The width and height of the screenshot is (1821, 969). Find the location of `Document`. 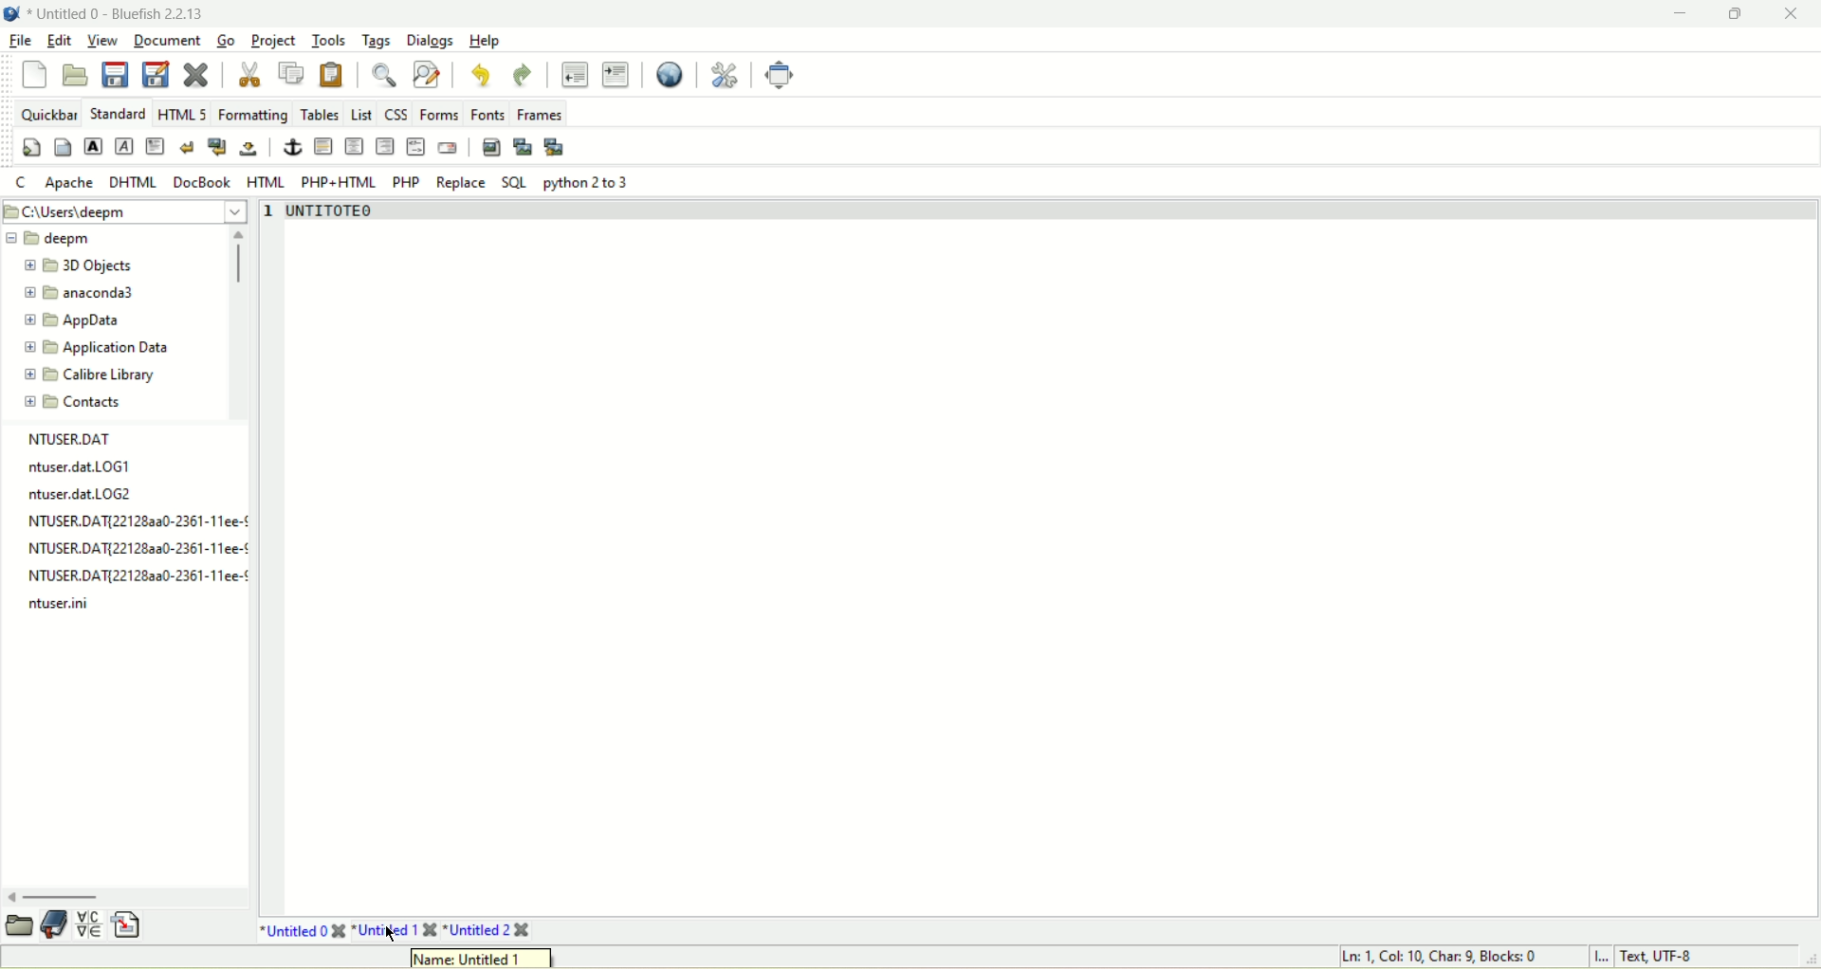

Document is located at coordinates (166, 39).